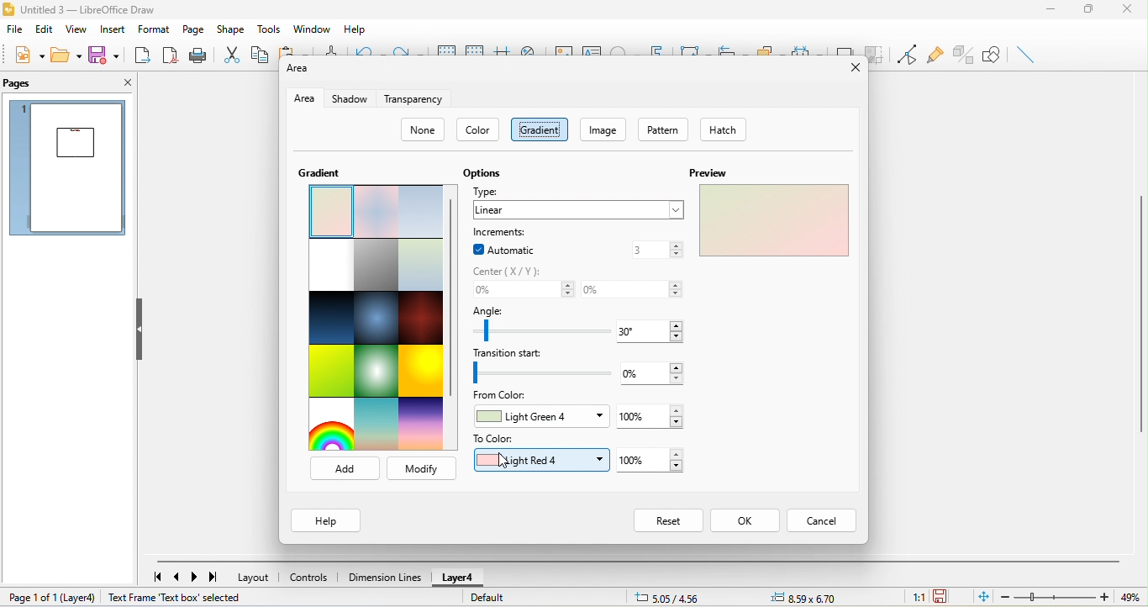 The image size is (1148, 607). Describe the element at coordinates (309, 578) in the screenshot. I see `controls` at that location.